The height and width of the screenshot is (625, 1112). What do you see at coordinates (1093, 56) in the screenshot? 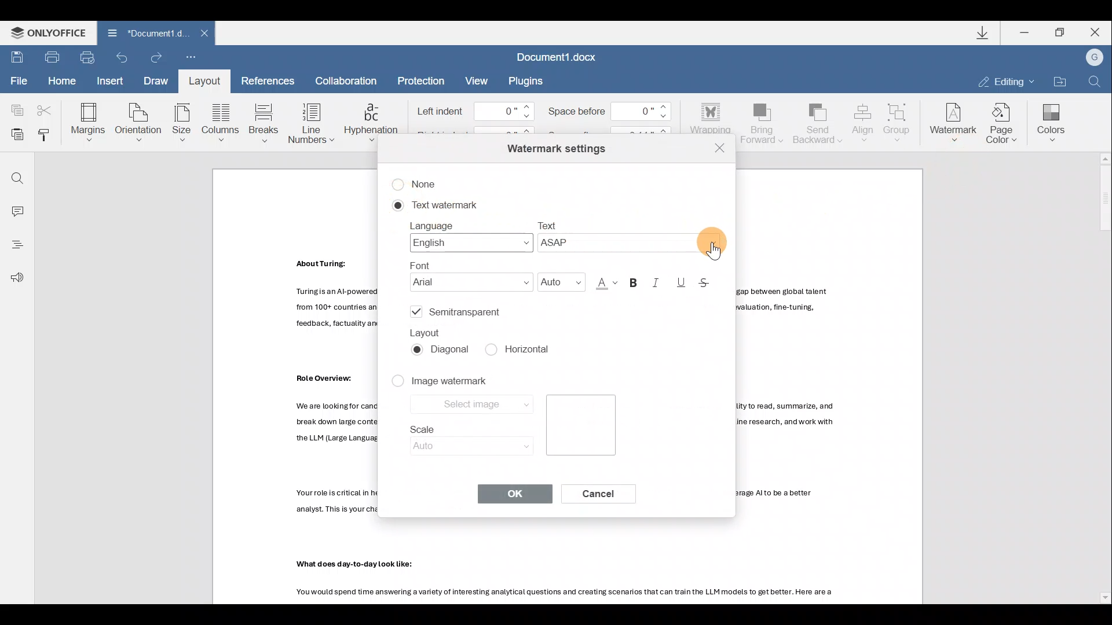
I see `Account name` at bounding box center [1093, 56].